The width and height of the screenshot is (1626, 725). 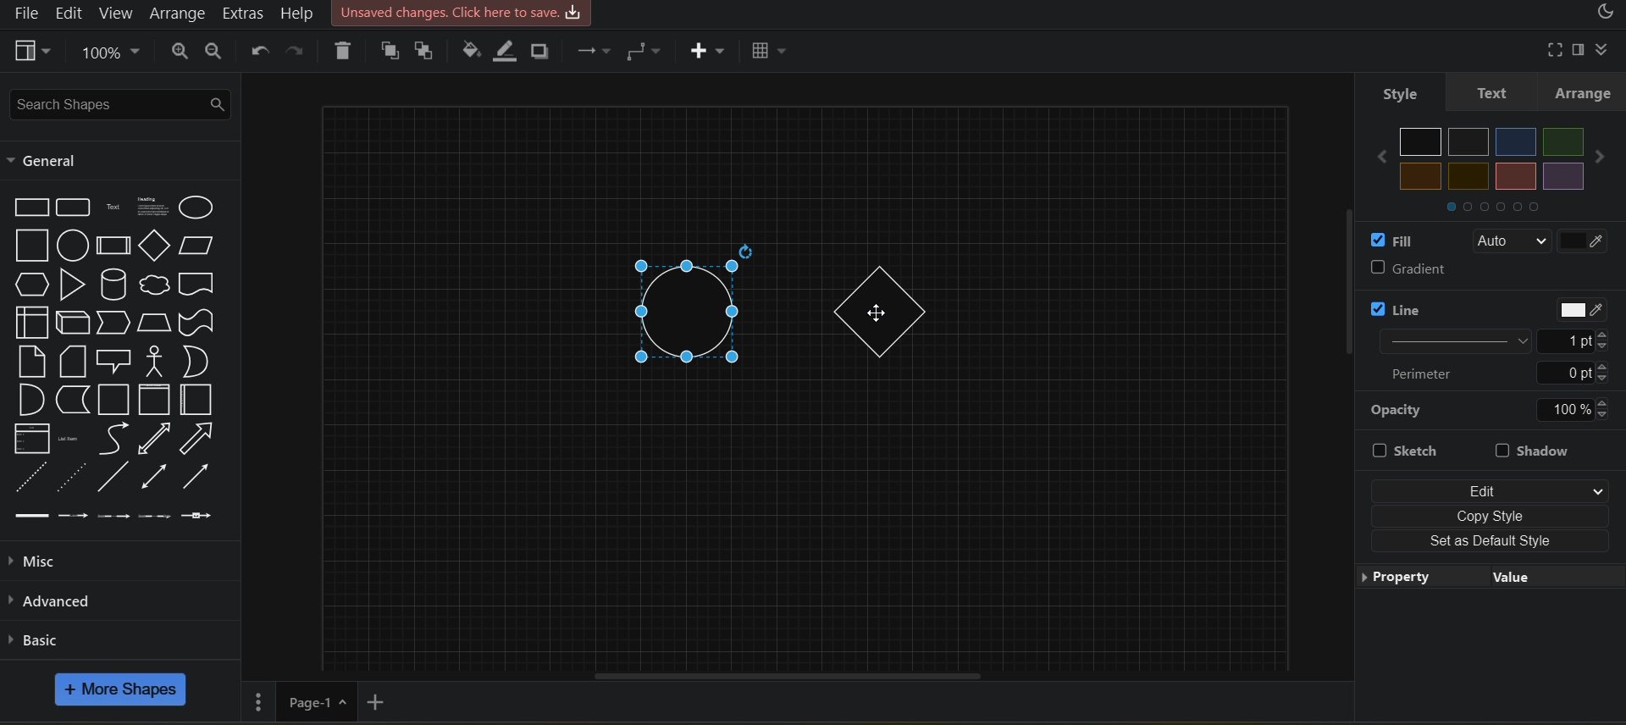 I want to click on edit, so click(x=73, y=13).